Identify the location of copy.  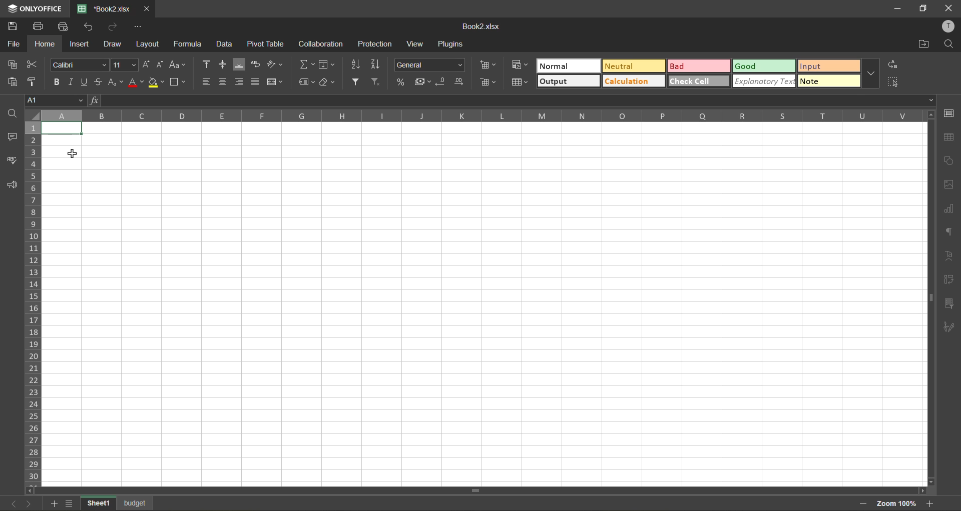
(11, 64).